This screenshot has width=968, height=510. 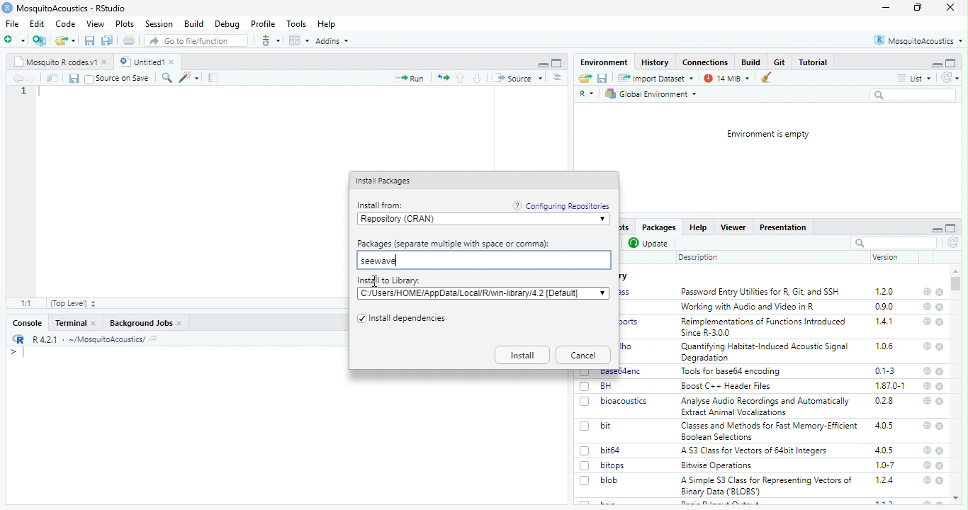 What do you see at coordinates (769, 135) in the screenshot?
I see `Environment is empty` at bounding box center [769, 135].